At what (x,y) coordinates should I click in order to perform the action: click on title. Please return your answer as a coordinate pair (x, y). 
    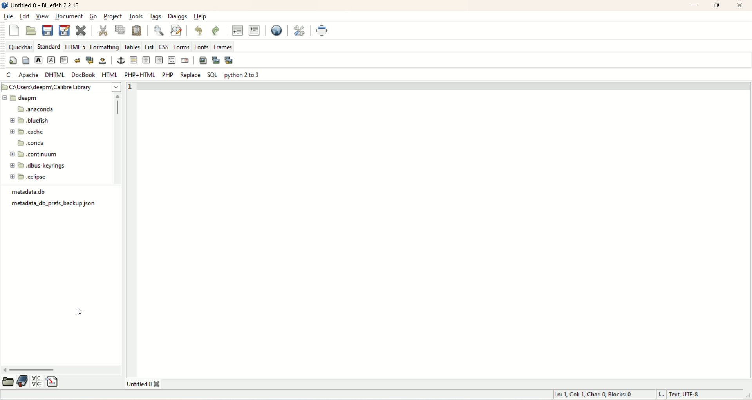
    Looking at the image, I should click on (148, 384).